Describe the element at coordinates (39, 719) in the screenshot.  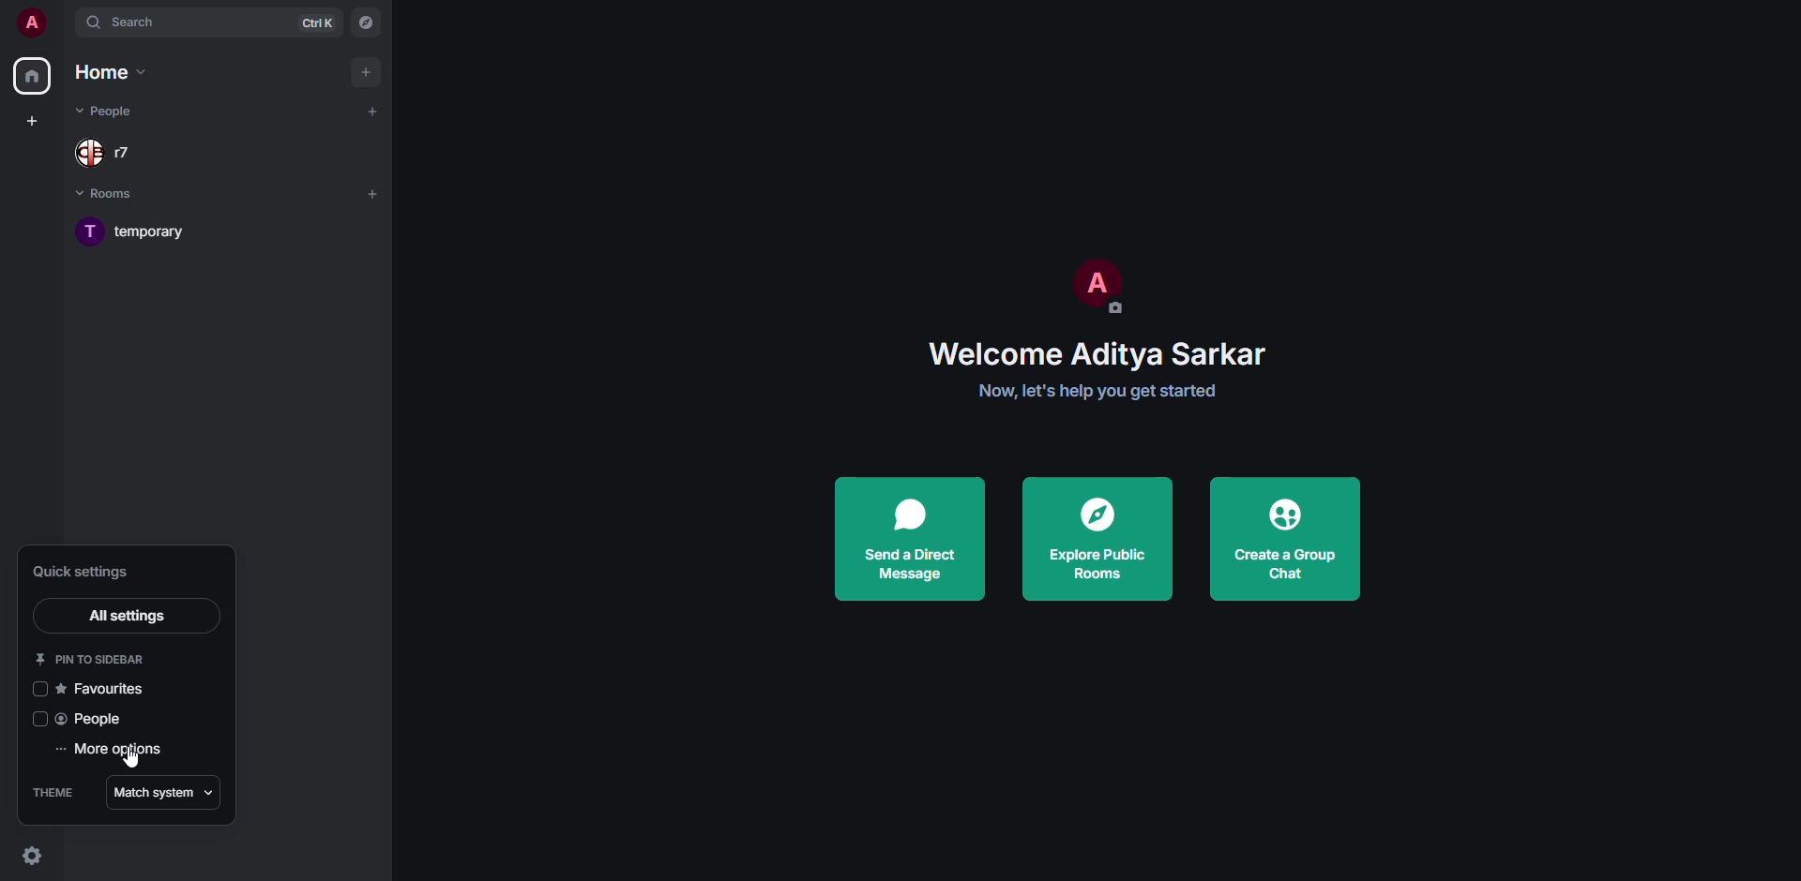
I see `click to enable` at that location.